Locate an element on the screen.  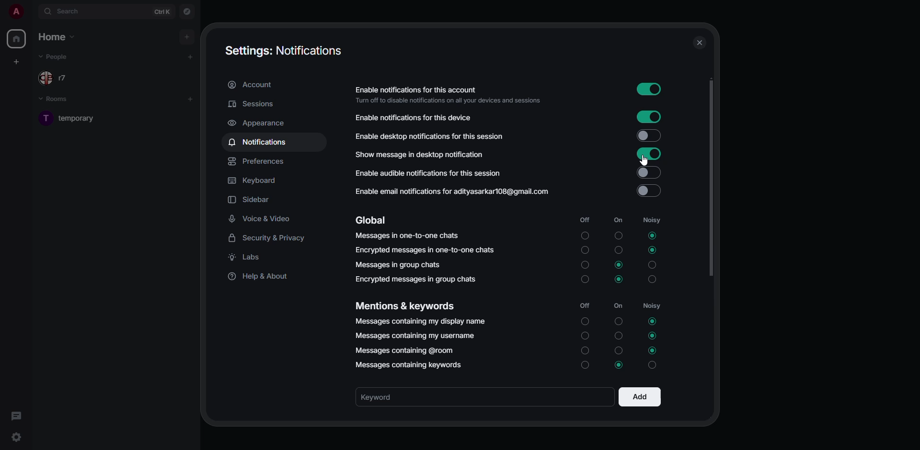
click to enable is located at coordinates (648, 134).